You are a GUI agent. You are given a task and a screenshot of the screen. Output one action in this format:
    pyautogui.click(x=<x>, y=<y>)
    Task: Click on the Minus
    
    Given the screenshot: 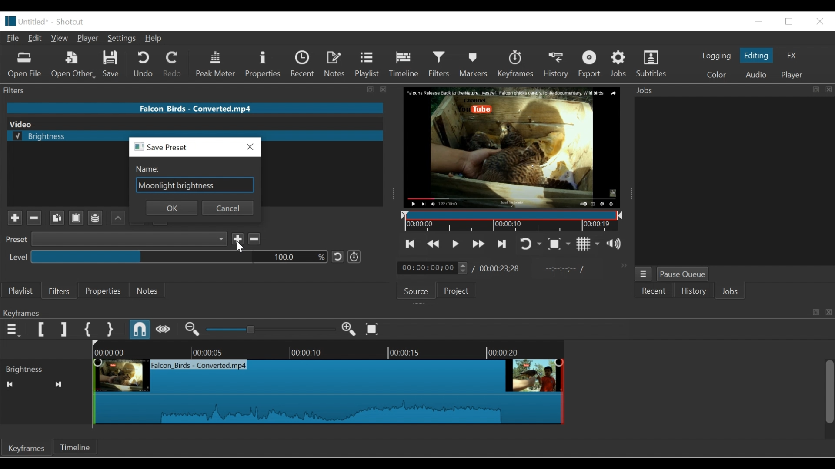 What is the action you would take?
    pyautogui.click(x=34, y=218)
    